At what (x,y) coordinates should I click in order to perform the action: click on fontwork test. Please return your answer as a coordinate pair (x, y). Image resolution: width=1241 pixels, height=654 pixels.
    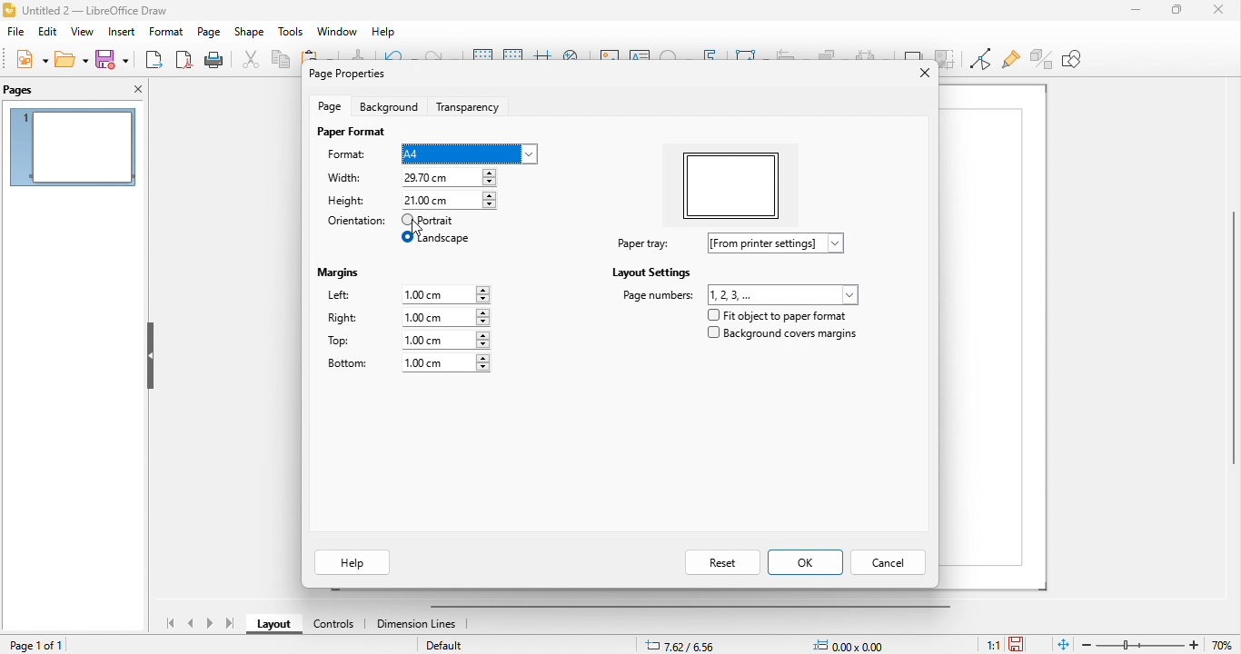
    Looking at the image, I should click on (710, 58).